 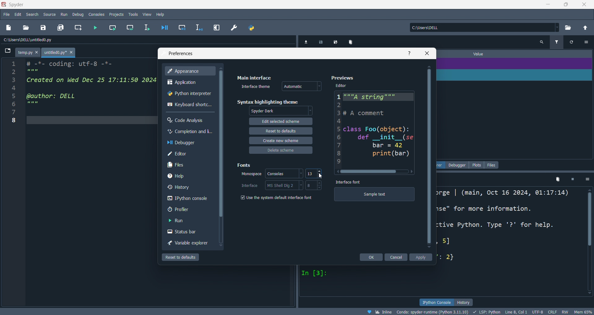 I want to click on save data as, so click(x=336, y=41).